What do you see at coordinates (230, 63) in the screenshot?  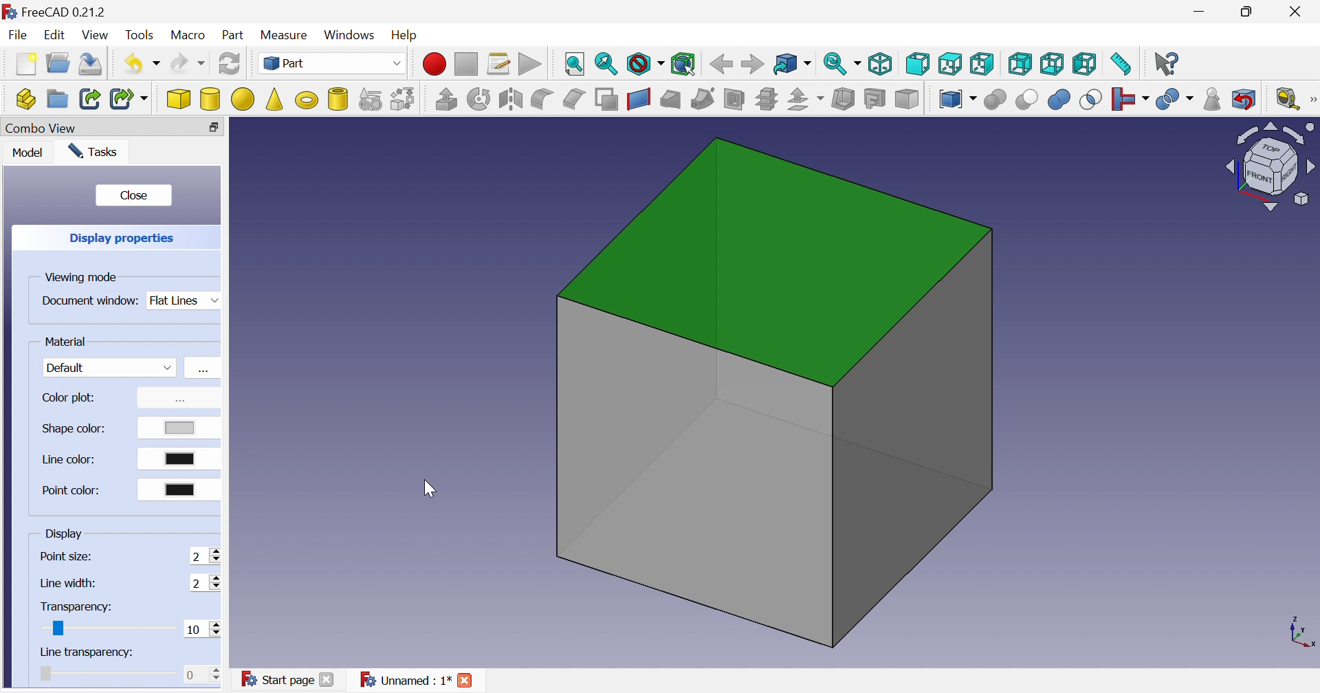 I see `Refresh` at bounding box center [230, 63].